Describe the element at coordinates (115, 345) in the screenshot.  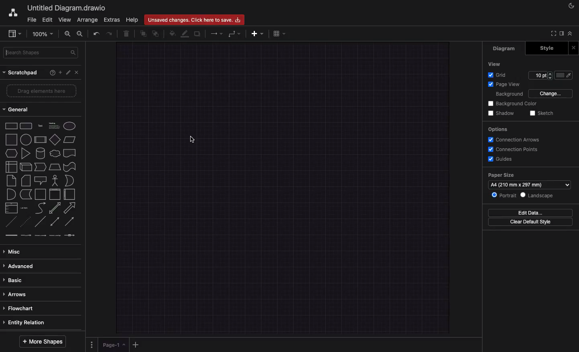
I see `Page 1` at that location.